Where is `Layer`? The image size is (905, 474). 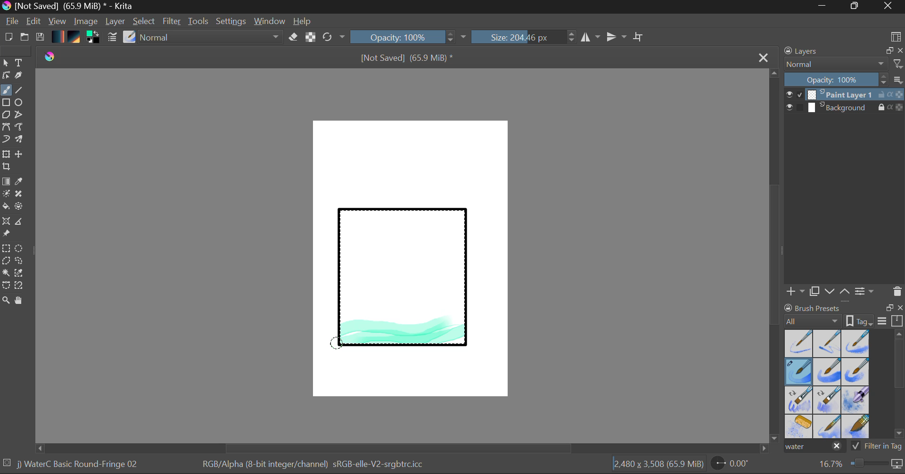 Layer is located at coordinates (116, 21).